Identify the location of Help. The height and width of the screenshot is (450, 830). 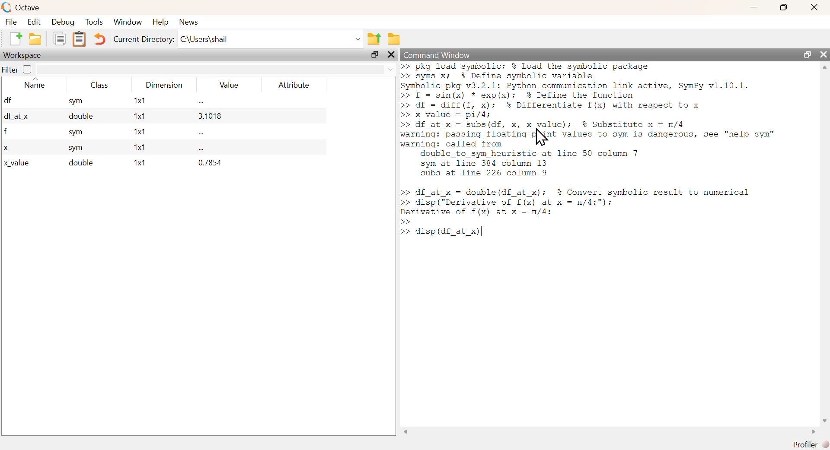
(159, 22).